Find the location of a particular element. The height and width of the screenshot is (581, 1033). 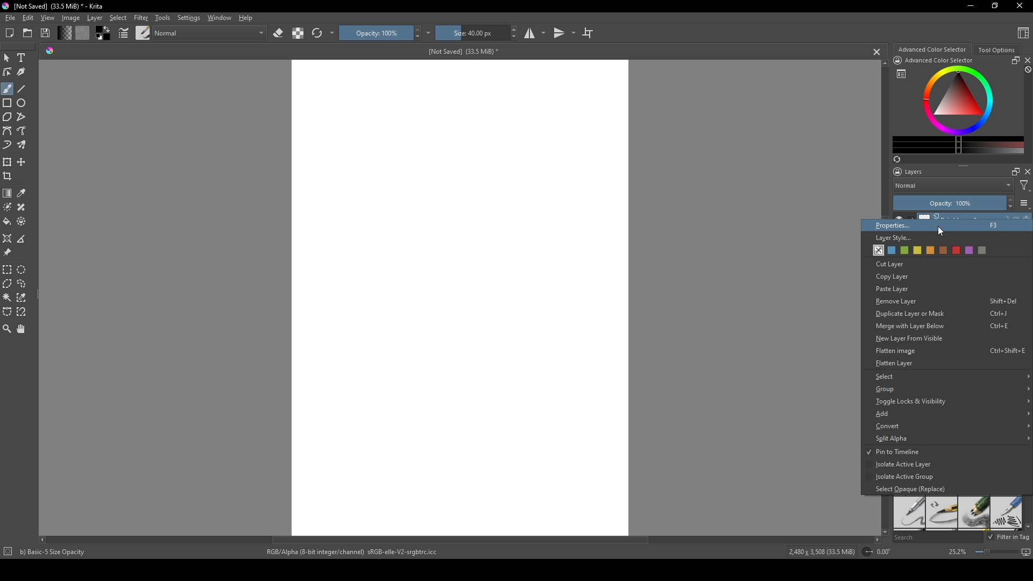

transitions is located at coordinates (564, 33).